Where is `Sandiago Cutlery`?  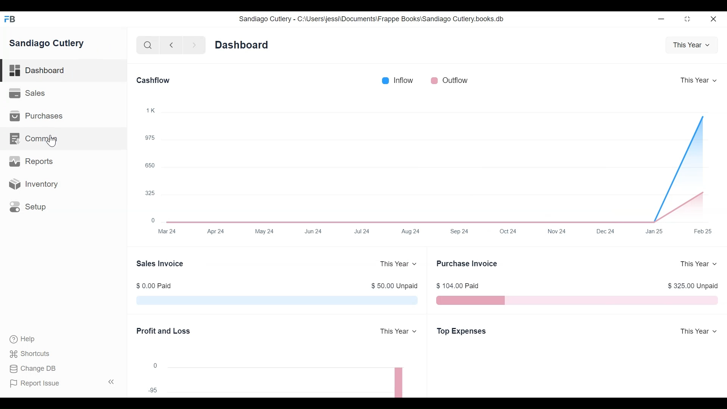
Sandiago Cutlery is located at coordinates (48, 44).